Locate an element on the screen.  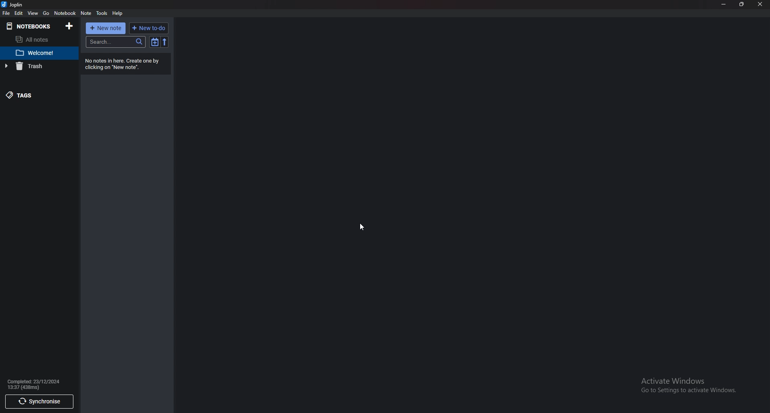
Minimize is located at coordinates (724, 4).